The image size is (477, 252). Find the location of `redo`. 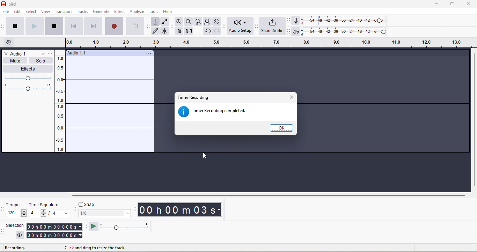

redo is located at coordinates (218, 31).